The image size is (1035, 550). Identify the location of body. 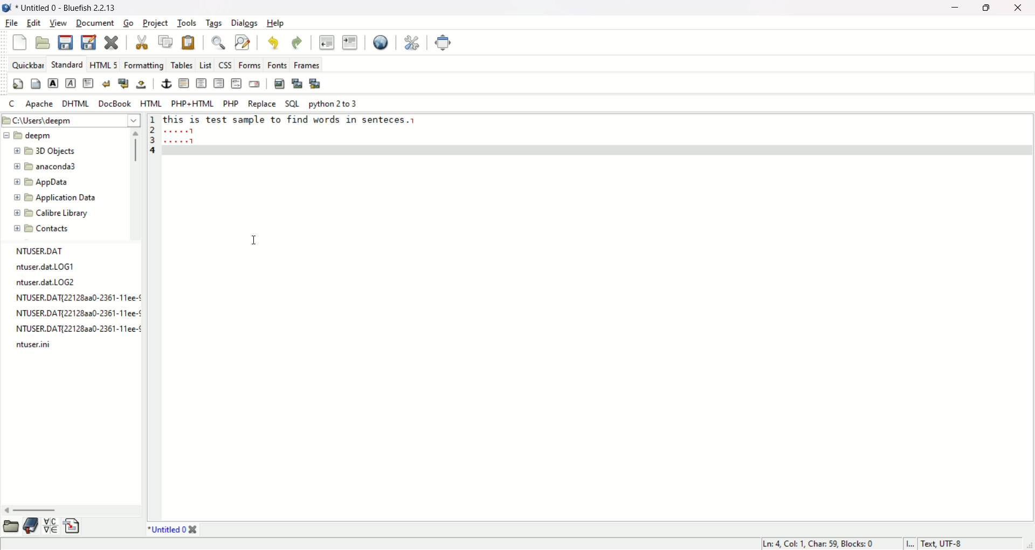
(36, 84).